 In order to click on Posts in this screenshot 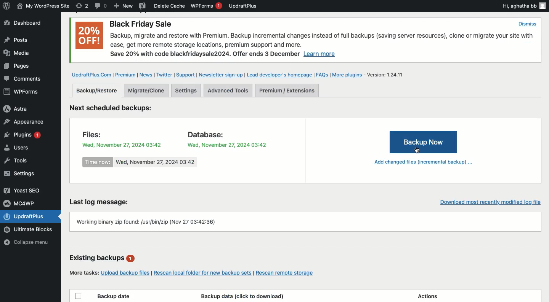, I will do `click(16, 67)`.